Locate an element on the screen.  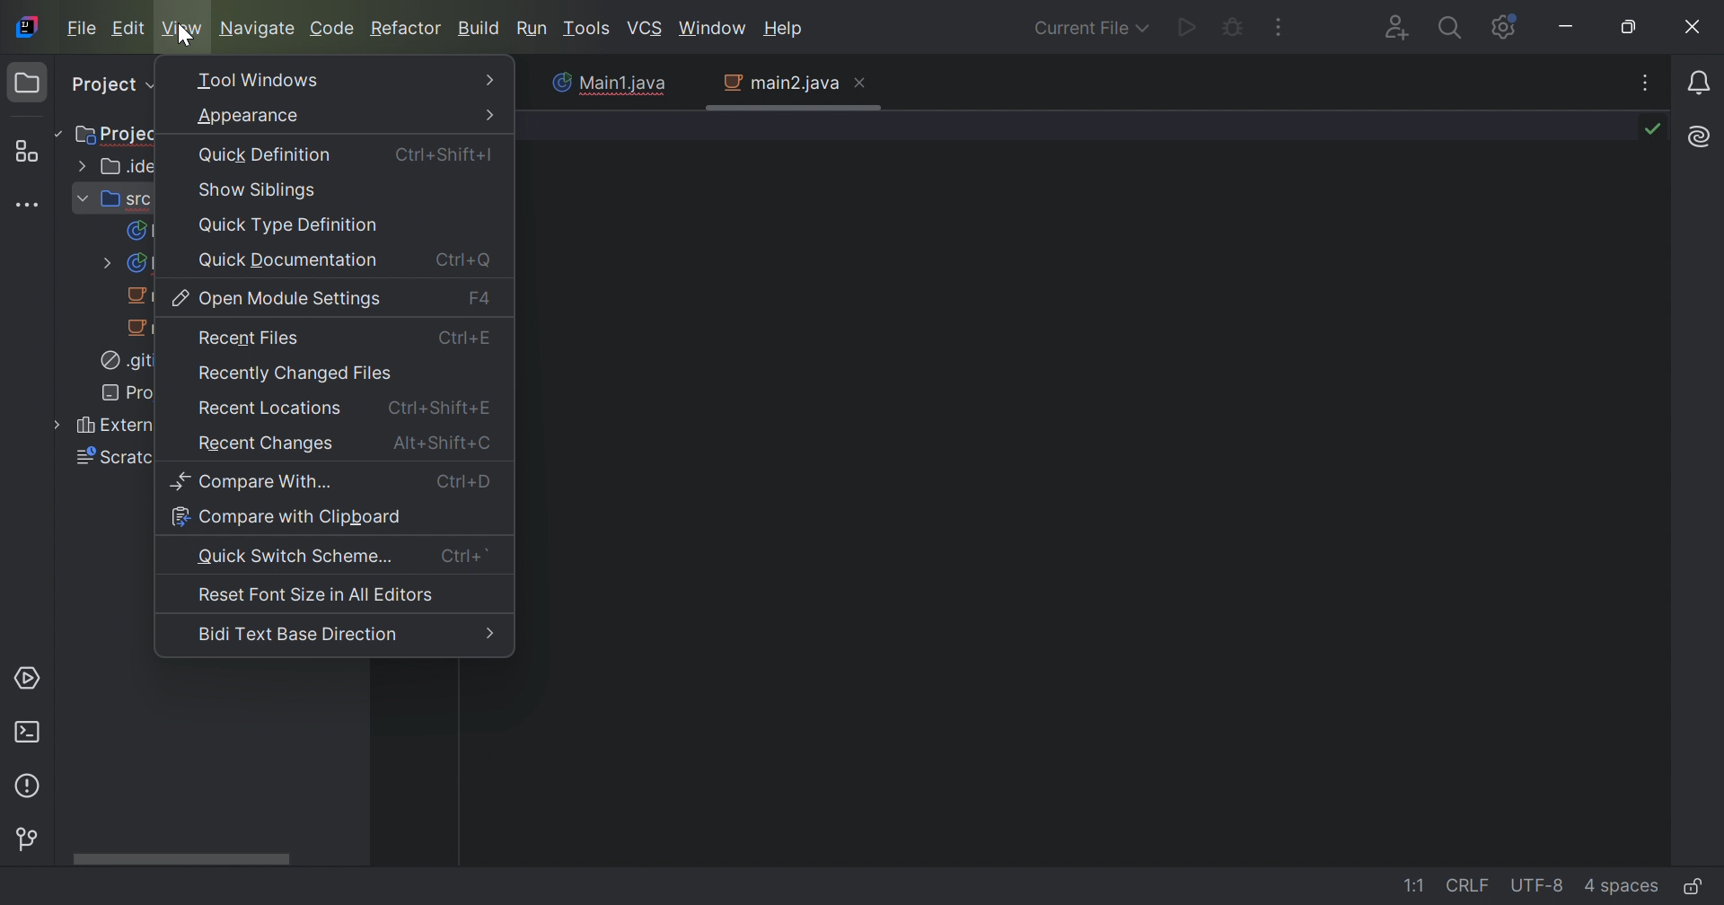
Ctrl+` is located at coordinates (464, 556).